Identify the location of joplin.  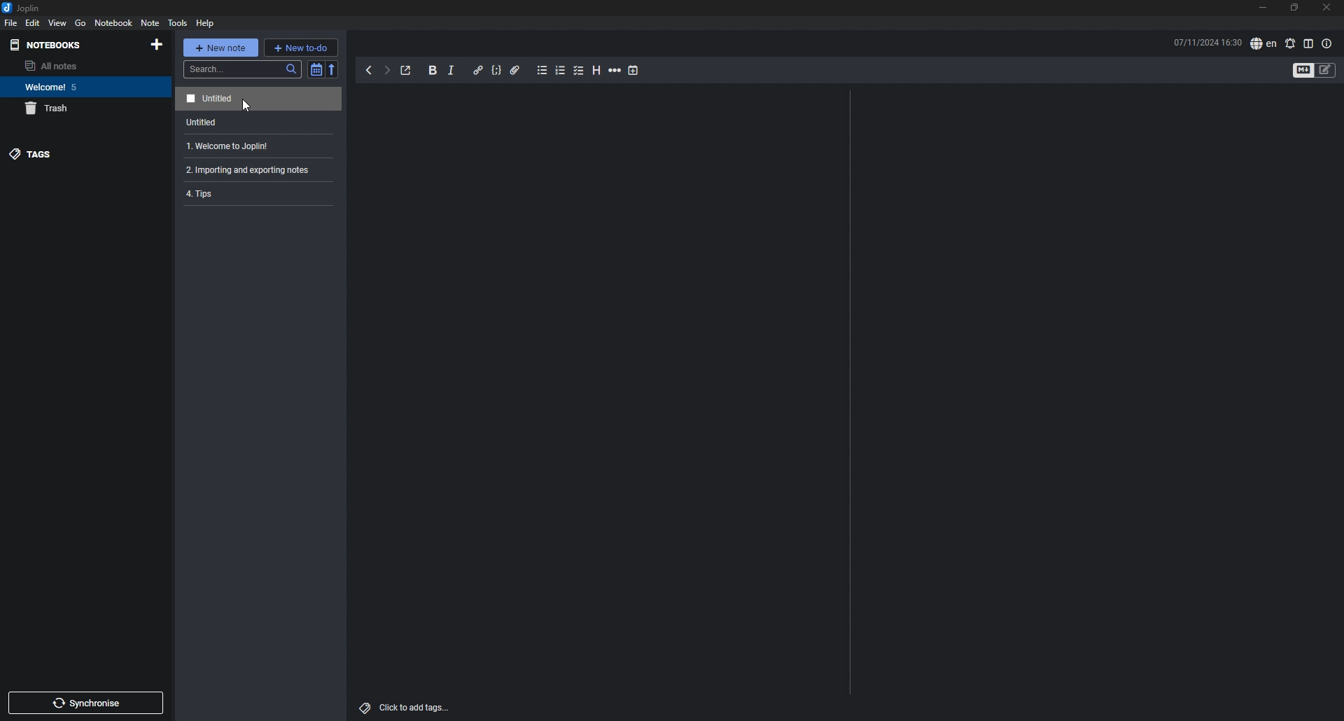
(24, 8).